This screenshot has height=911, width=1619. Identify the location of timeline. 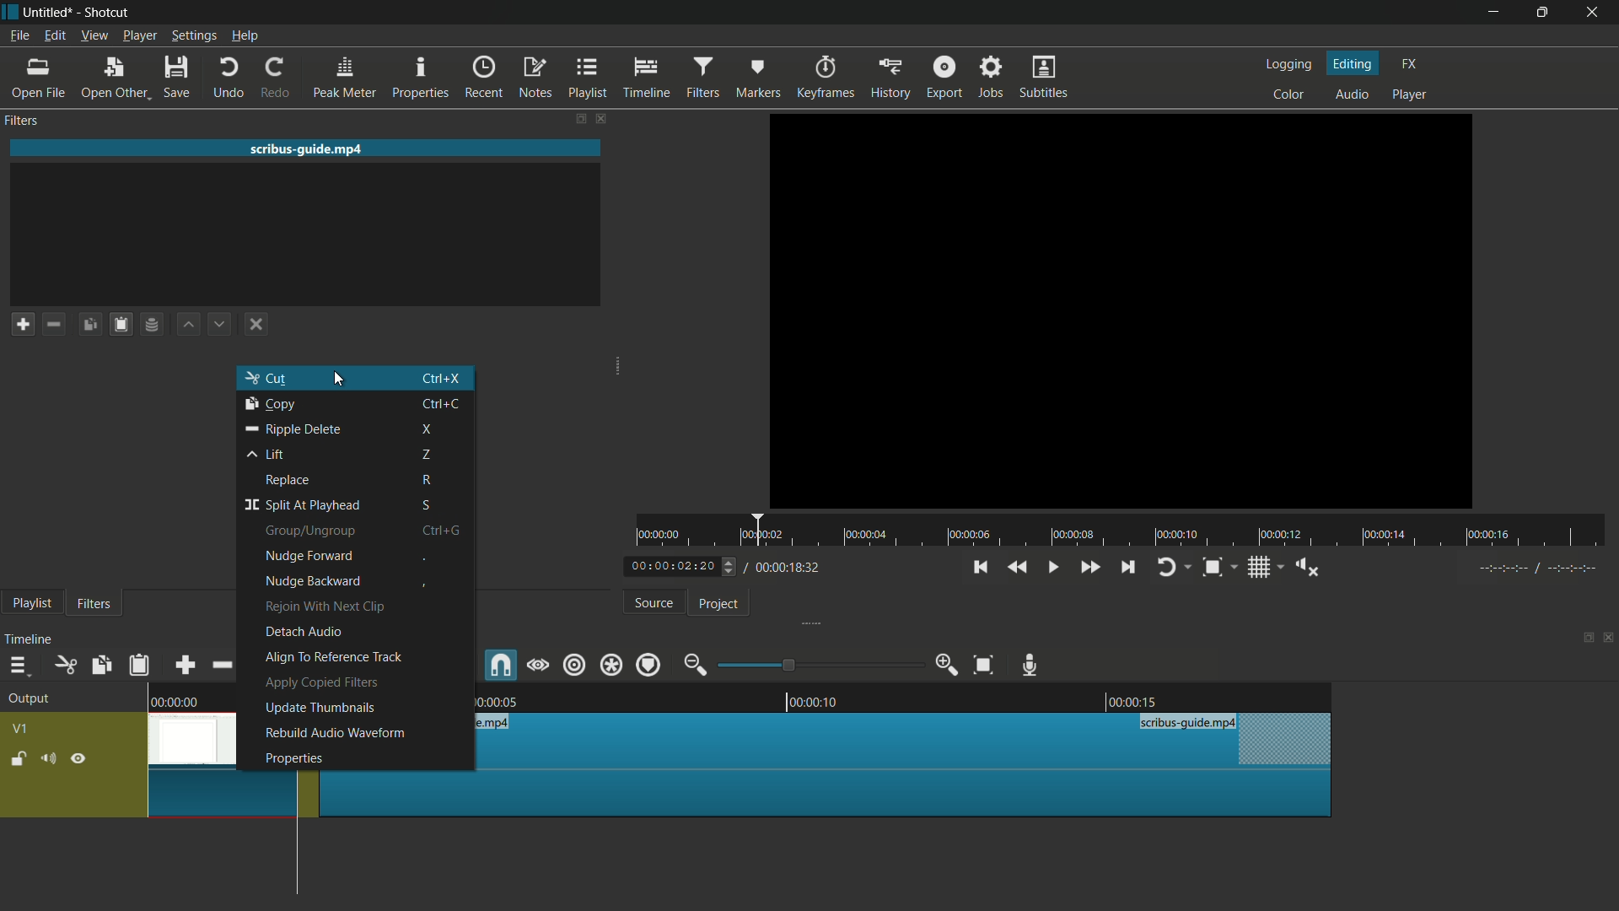
(29, 639).